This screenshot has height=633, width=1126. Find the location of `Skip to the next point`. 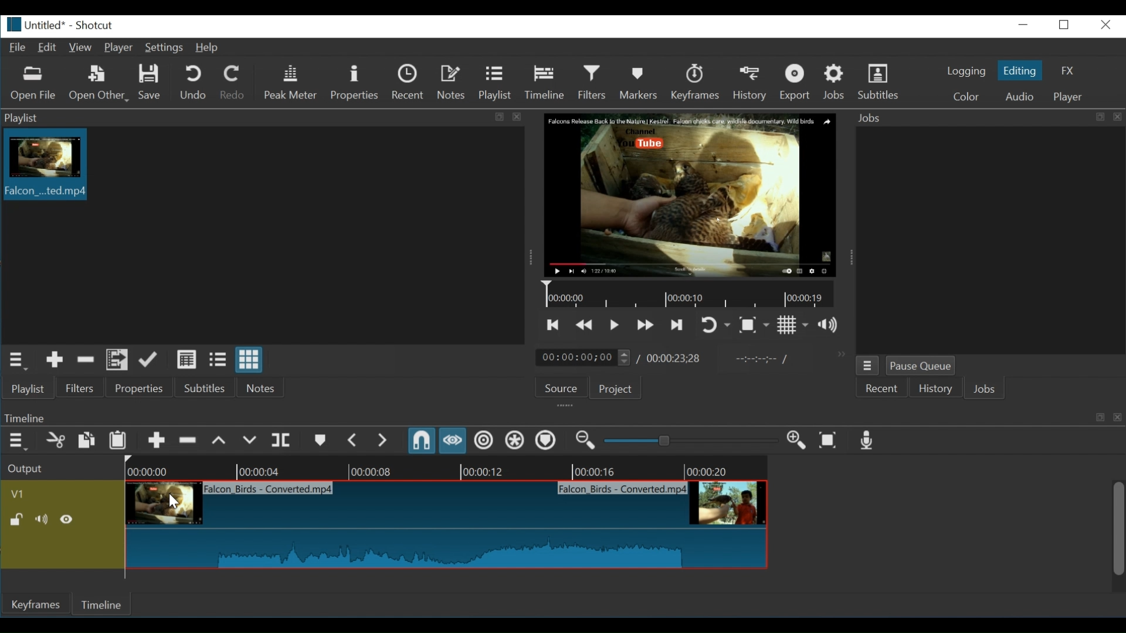

Skip to the next point is located at coordinates (675, 325).